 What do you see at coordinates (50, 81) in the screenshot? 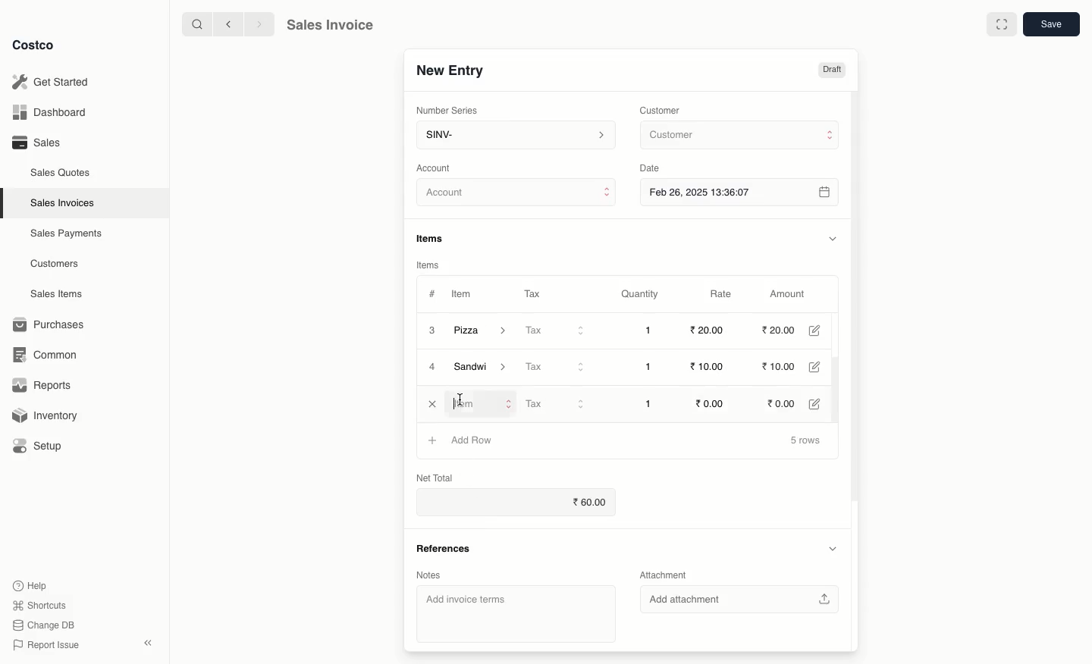
I see `Get Started` at bounding box center [50, 81].